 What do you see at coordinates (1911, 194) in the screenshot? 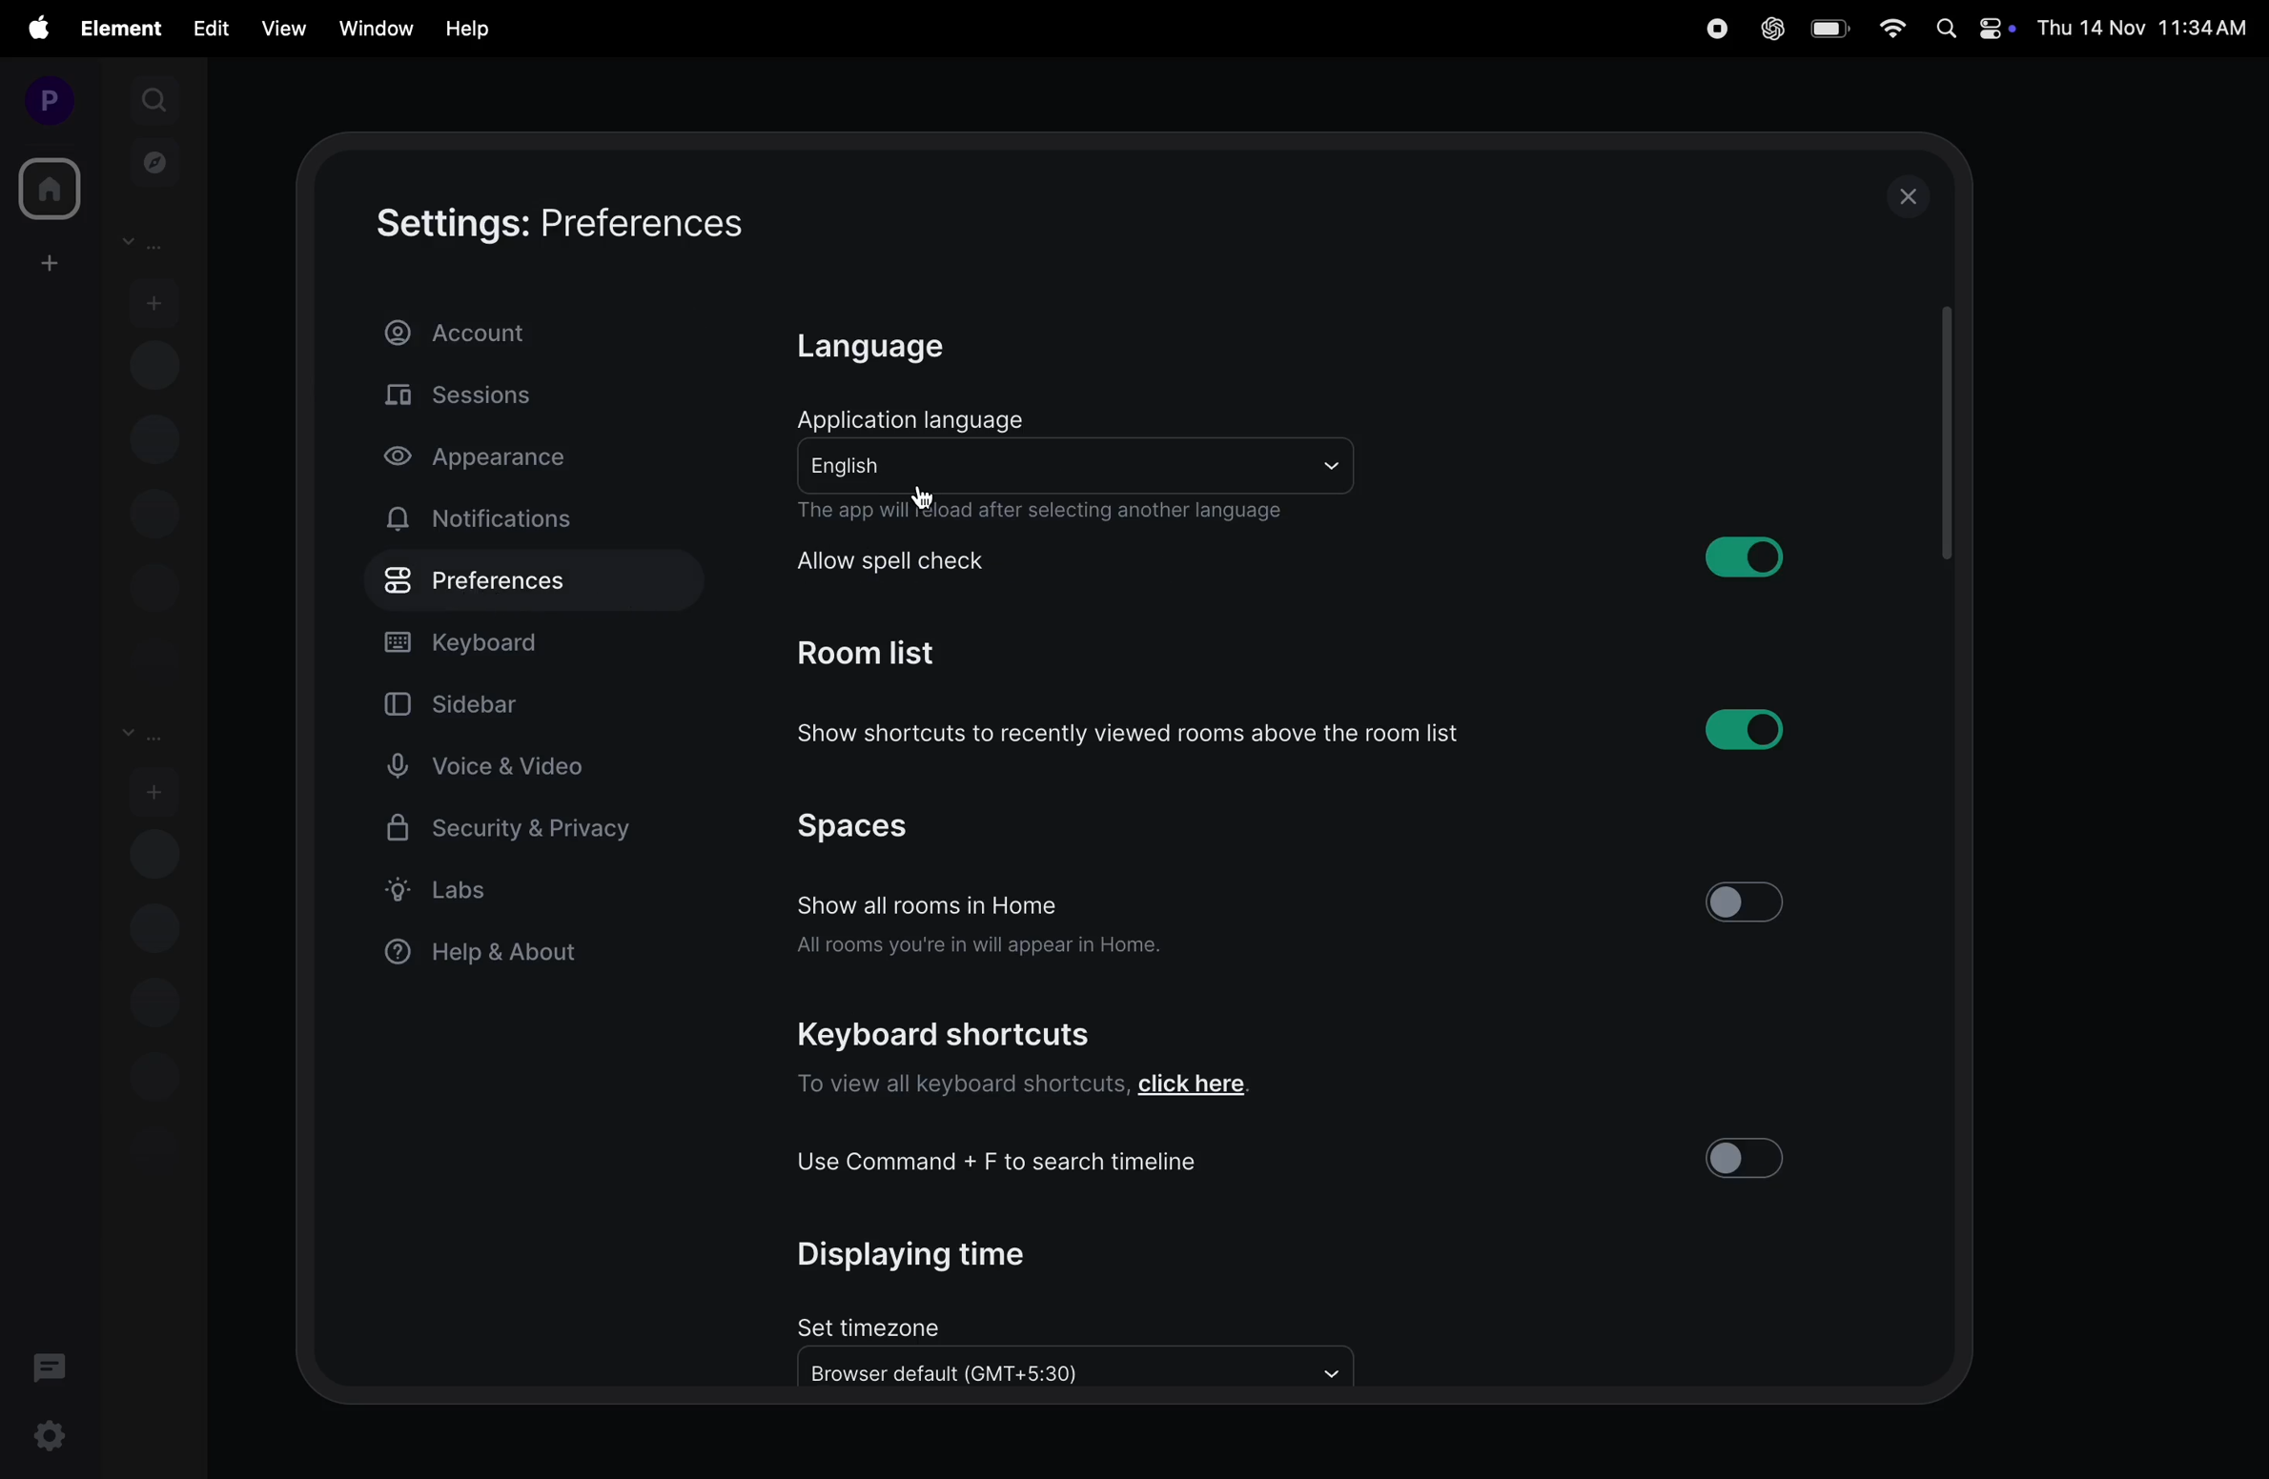
I see `close` at bounding box center [1911, 194].